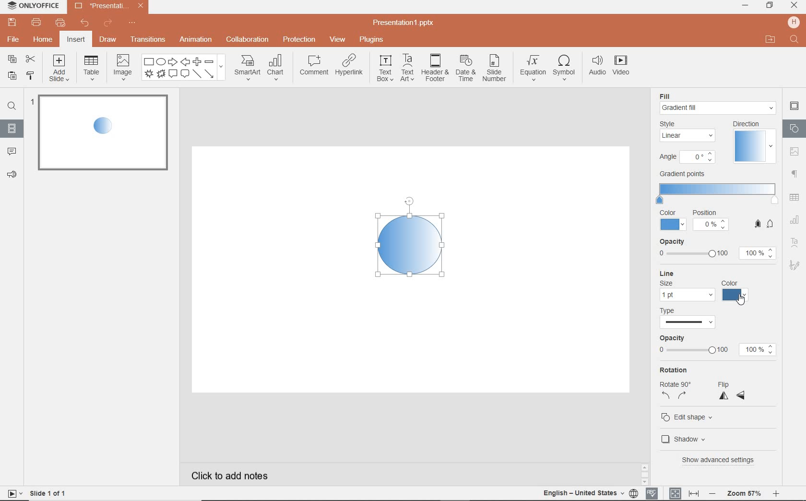 This screenshot has height=501, width=806. I want to click on find, so click(12, 105).